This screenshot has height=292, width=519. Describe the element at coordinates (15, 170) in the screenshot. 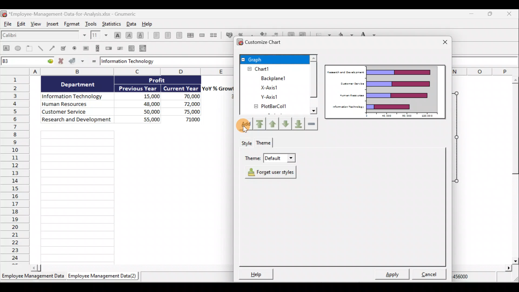

I see `Rows` at that location.